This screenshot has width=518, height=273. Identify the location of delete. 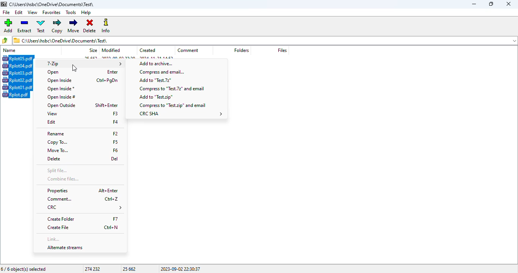
(83, 159).